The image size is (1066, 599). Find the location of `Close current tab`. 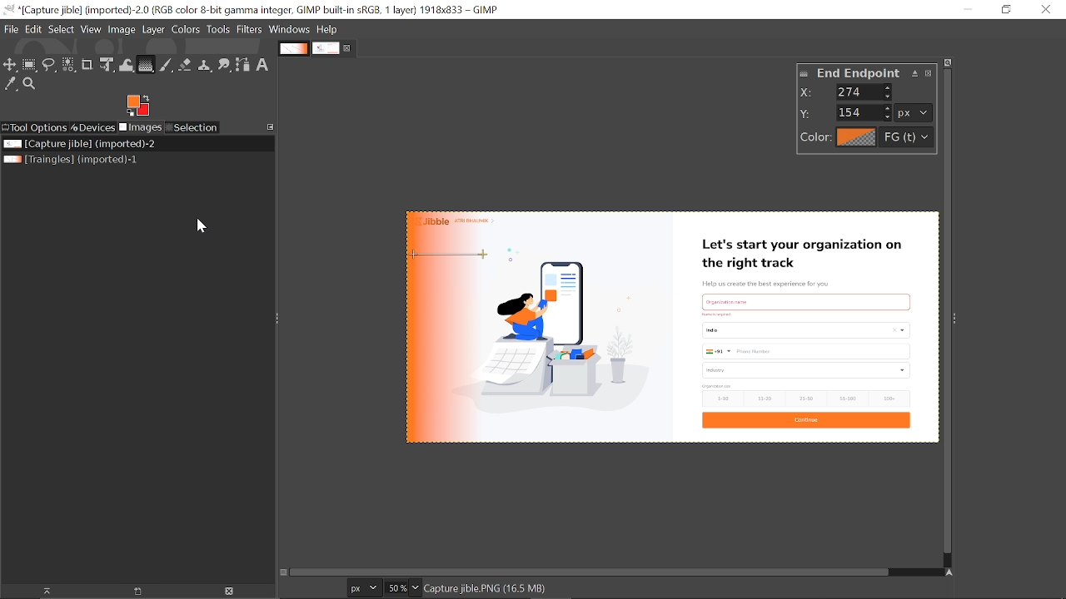

Close current tab is located at coordinates (348, 47).